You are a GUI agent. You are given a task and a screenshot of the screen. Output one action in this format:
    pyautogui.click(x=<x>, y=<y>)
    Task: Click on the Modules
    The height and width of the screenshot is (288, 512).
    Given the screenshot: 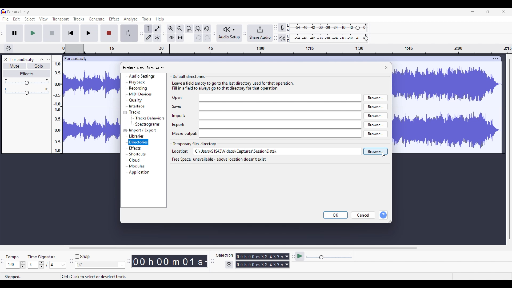 What is the action you would take?
    pyautogui.click(x=137, y=166)
    